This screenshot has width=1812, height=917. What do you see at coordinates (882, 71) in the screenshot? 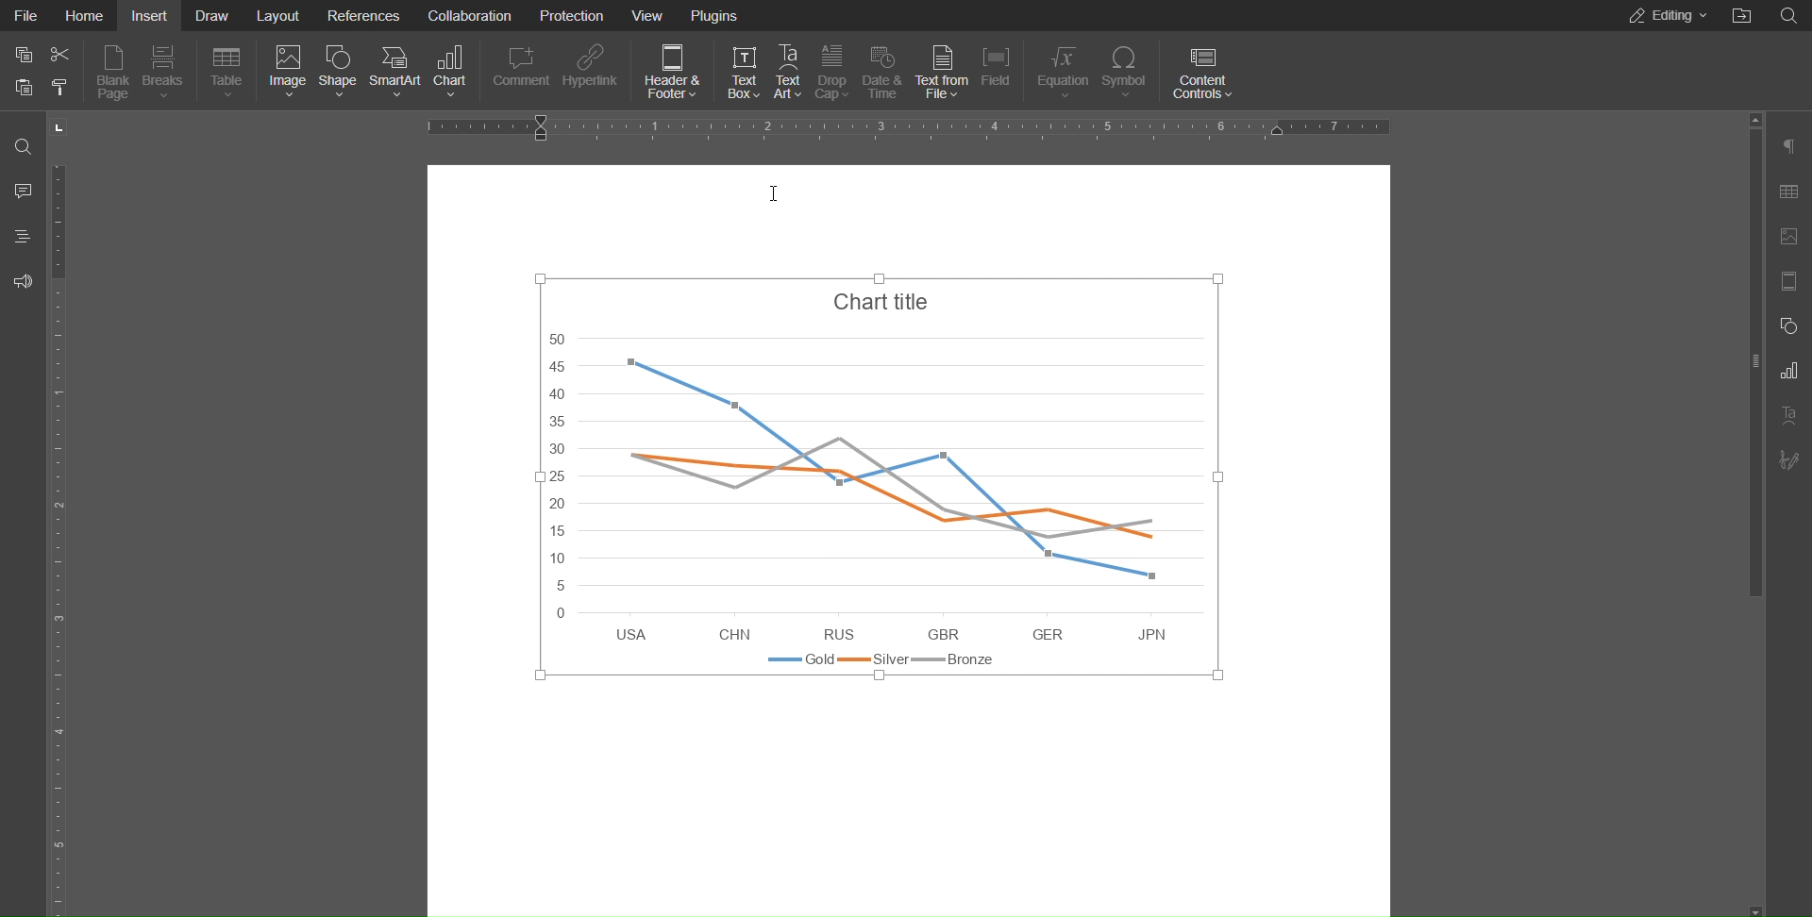
I see `Date and Time` at bounding box center [882, 71].